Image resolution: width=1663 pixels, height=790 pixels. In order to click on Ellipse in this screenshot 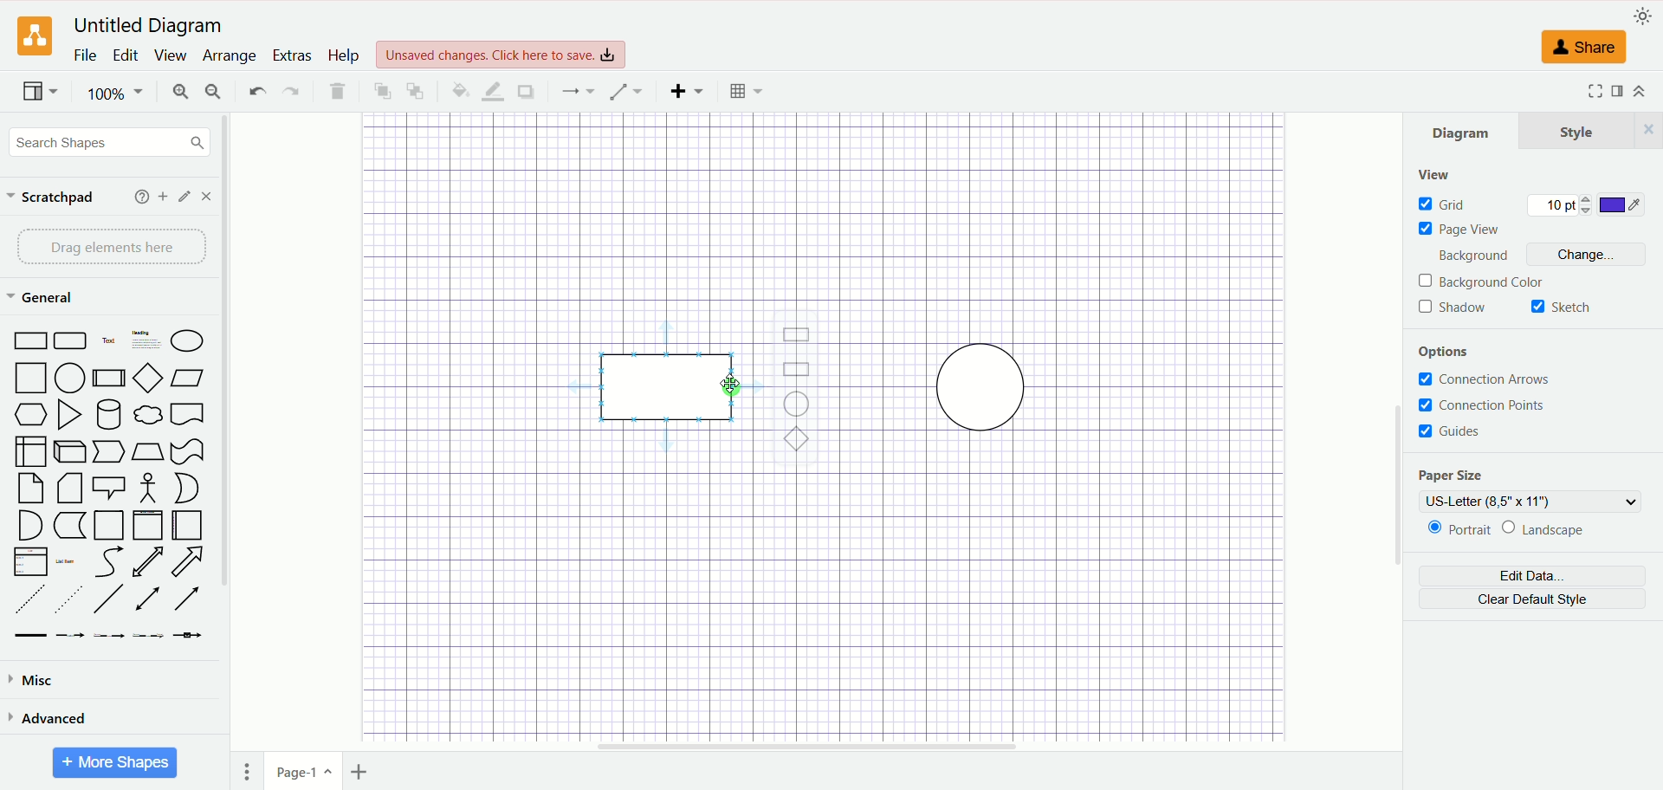, I will do `click(799, 405)`.